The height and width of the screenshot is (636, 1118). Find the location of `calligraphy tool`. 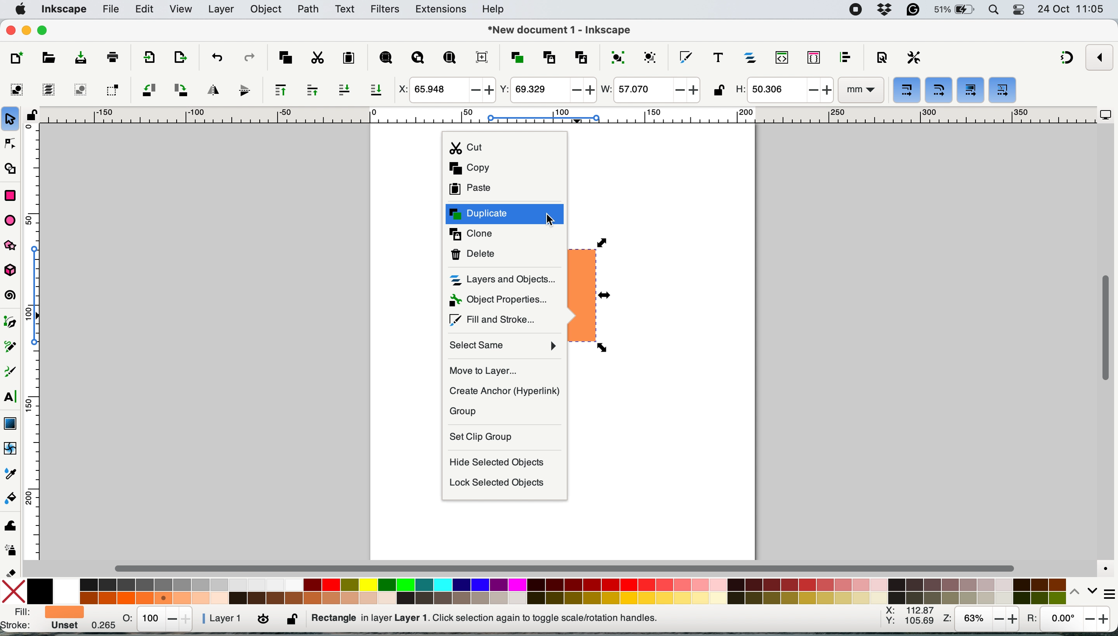

calligraphy tool is located at coordinates (11, 372).